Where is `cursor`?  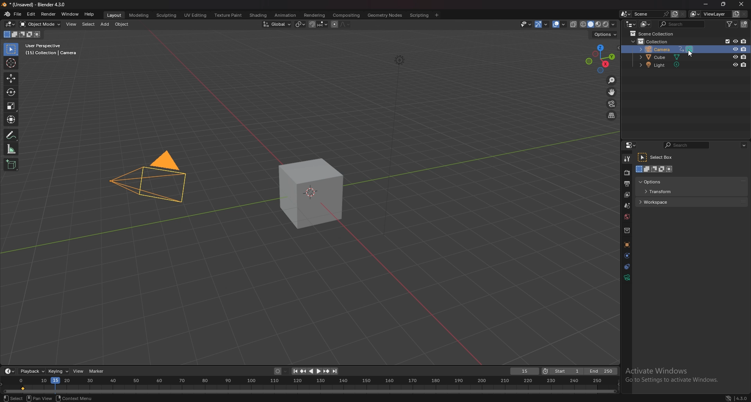 cursor is located at coordinates (12, 62).